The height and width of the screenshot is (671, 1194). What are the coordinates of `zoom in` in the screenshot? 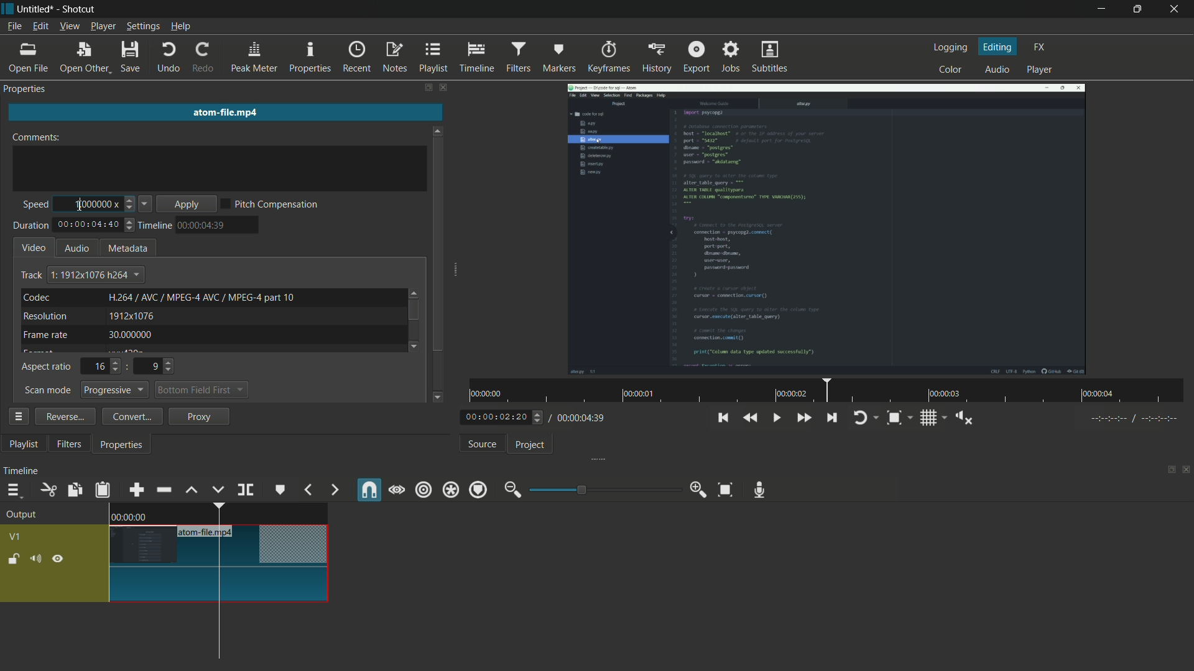 It's located at (700, 489).